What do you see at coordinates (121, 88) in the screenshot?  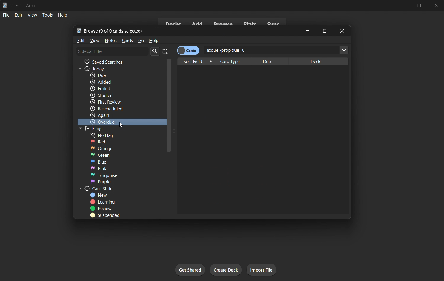 I see `edited ` at bounding box center [121, 88].